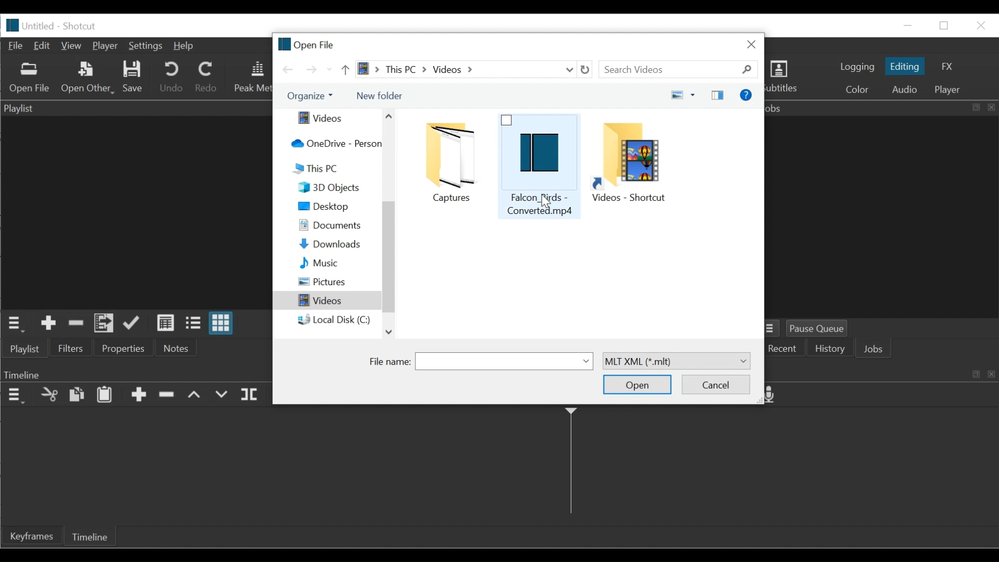 This screenshot has height=562, width=999. Describe the element at coordinates (196, 324) in the screenshot. I see `View as files` at that location.